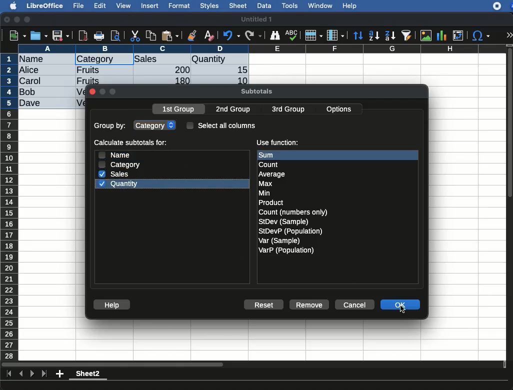 The height and width of the screenshot is (390, 513). I want to click on new, so click(15, 35).